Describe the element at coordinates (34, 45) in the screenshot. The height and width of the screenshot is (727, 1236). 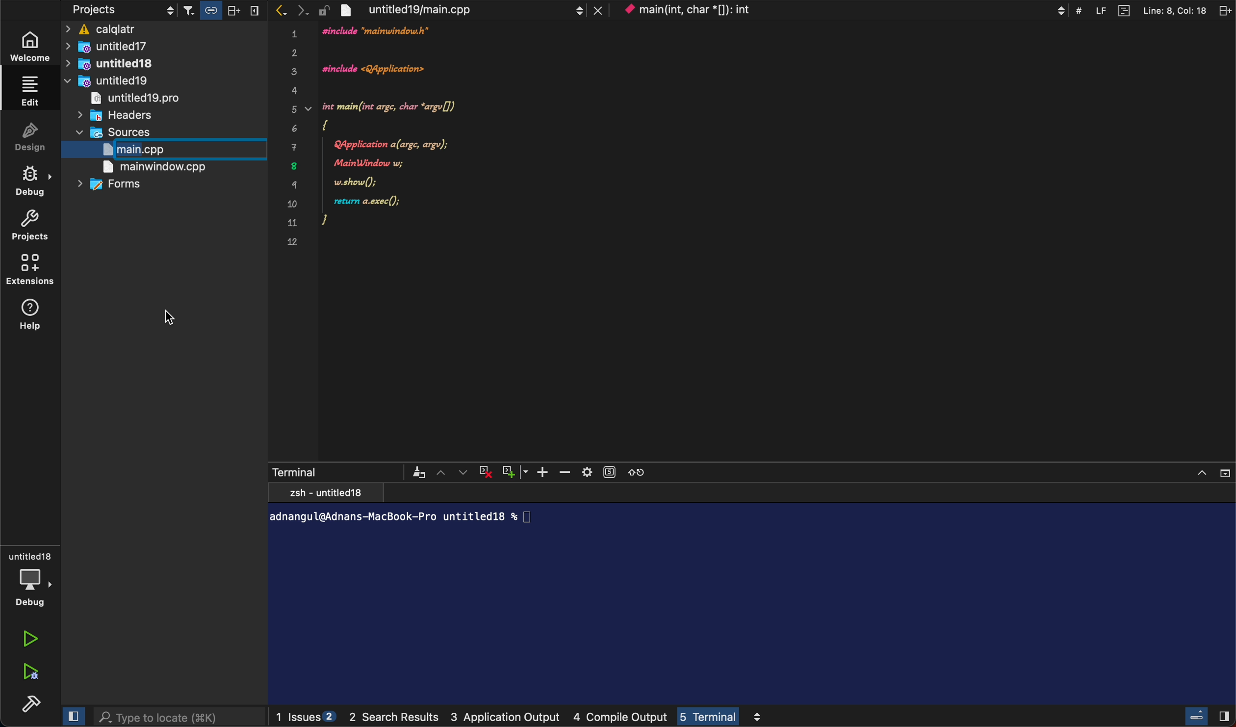
I see `weLcome` at that location.